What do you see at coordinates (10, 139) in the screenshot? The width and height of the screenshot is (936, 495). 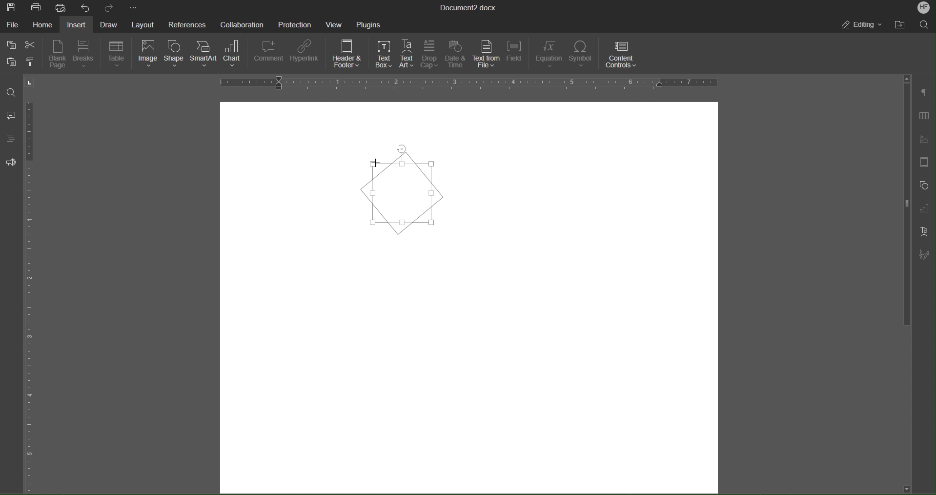 I see `Headings` at bounding box center [10, 139].